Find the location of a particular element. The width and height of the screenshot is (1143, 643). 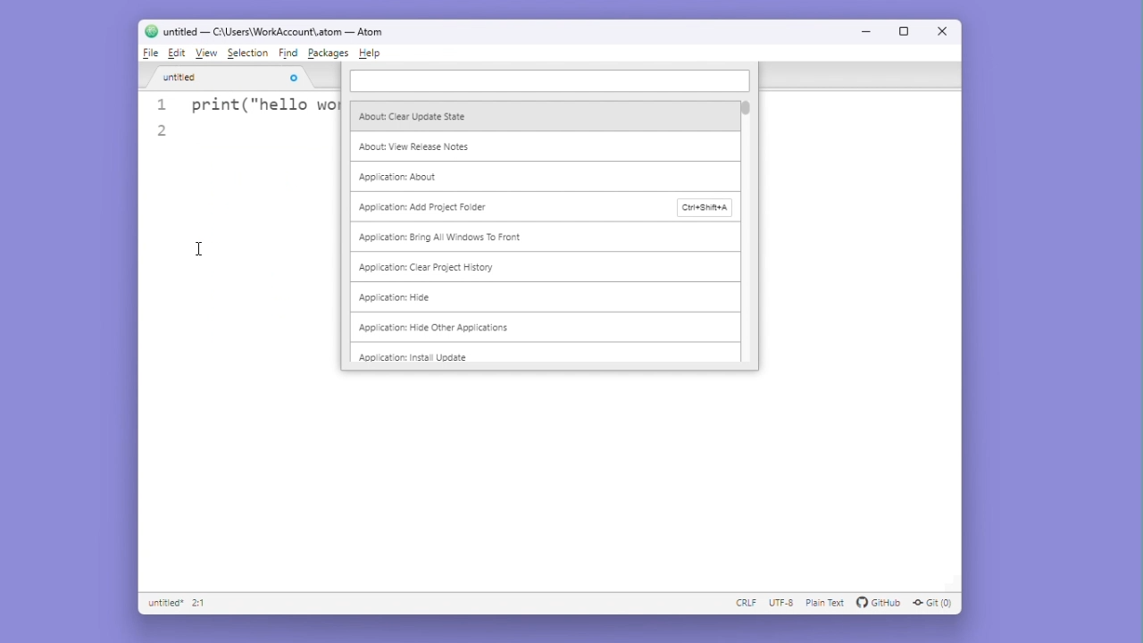

CRLF is located at coordinates (742, 603).